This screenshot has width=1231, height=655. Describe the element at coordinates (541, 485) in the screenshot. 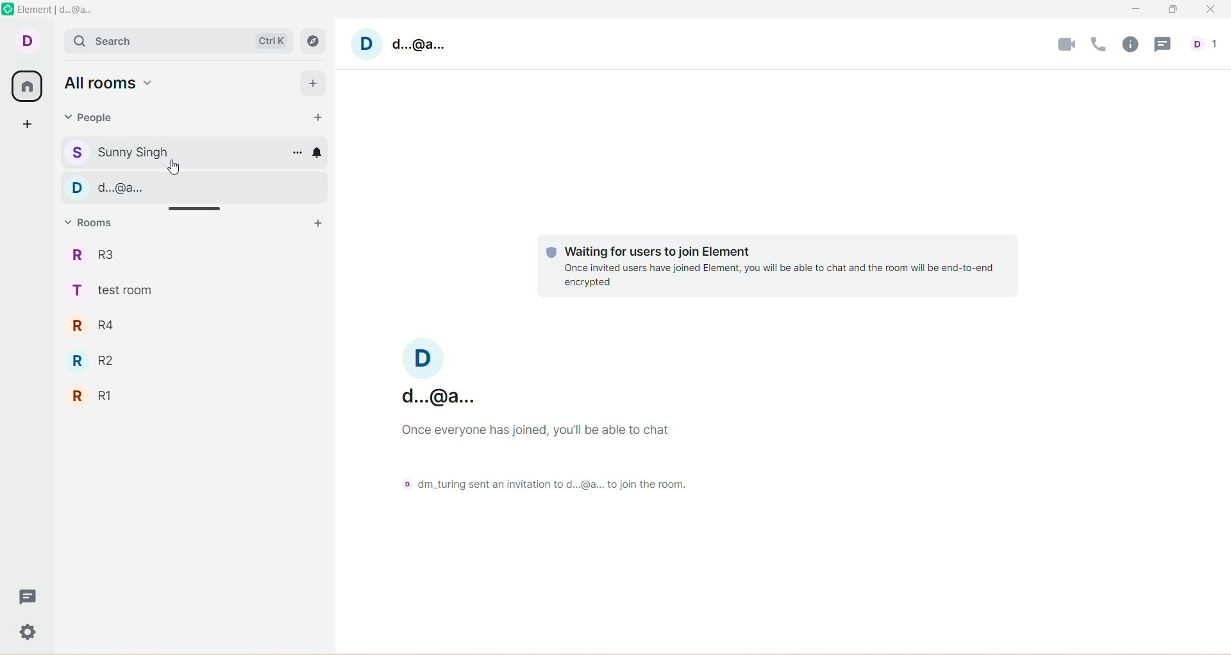

I see `text` at that location.